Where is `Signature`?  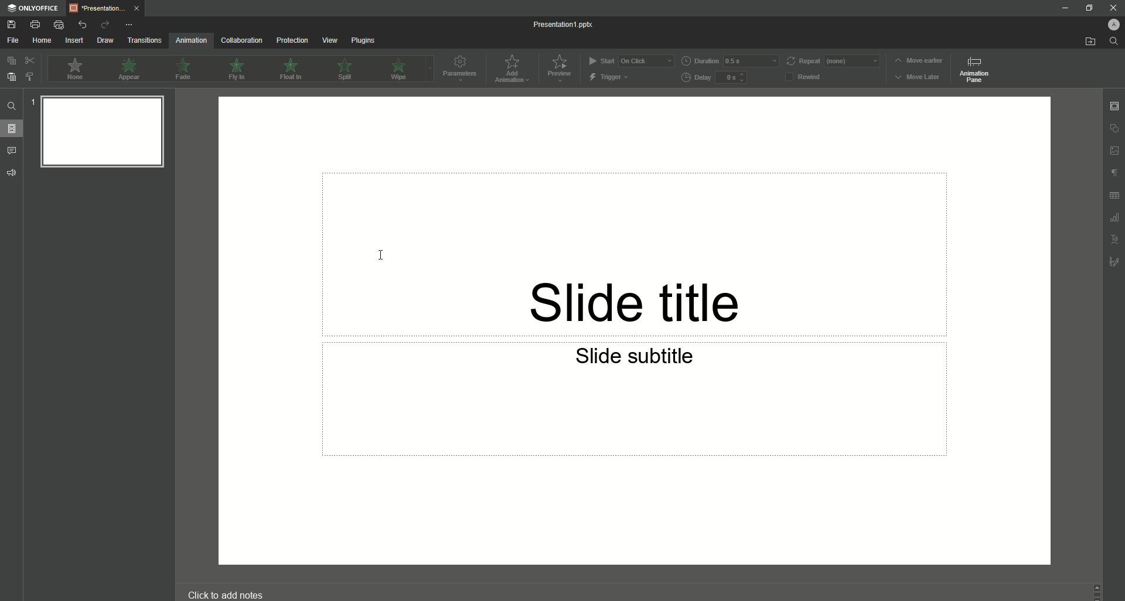 Signature is located at coordinates (1112, 264).